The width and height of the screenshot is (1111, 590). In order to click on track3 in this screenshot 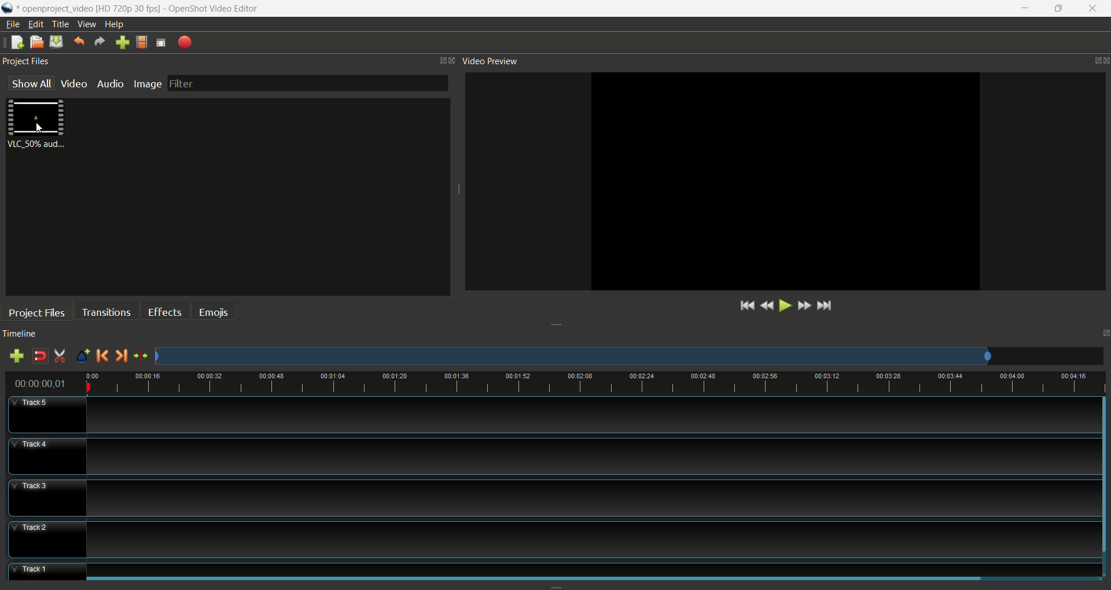, I will do `click(555, 498)`.